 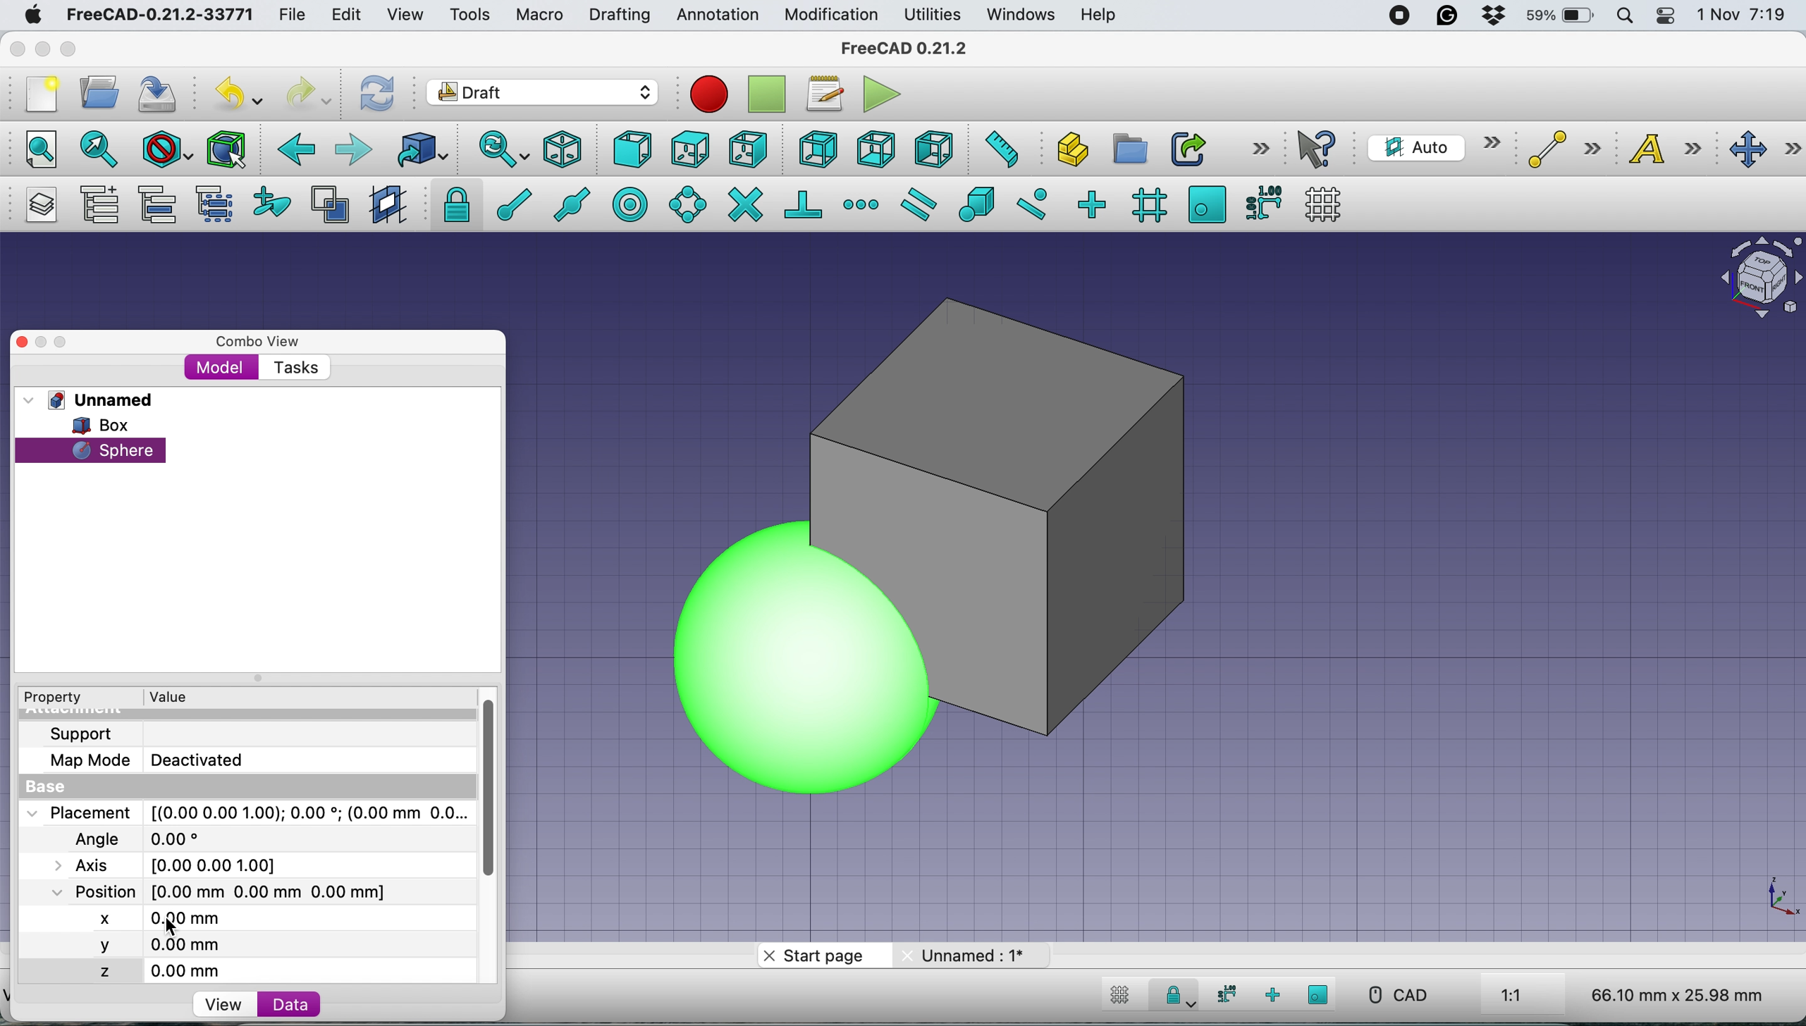 I want to click on position, so click(x=231, y=891).